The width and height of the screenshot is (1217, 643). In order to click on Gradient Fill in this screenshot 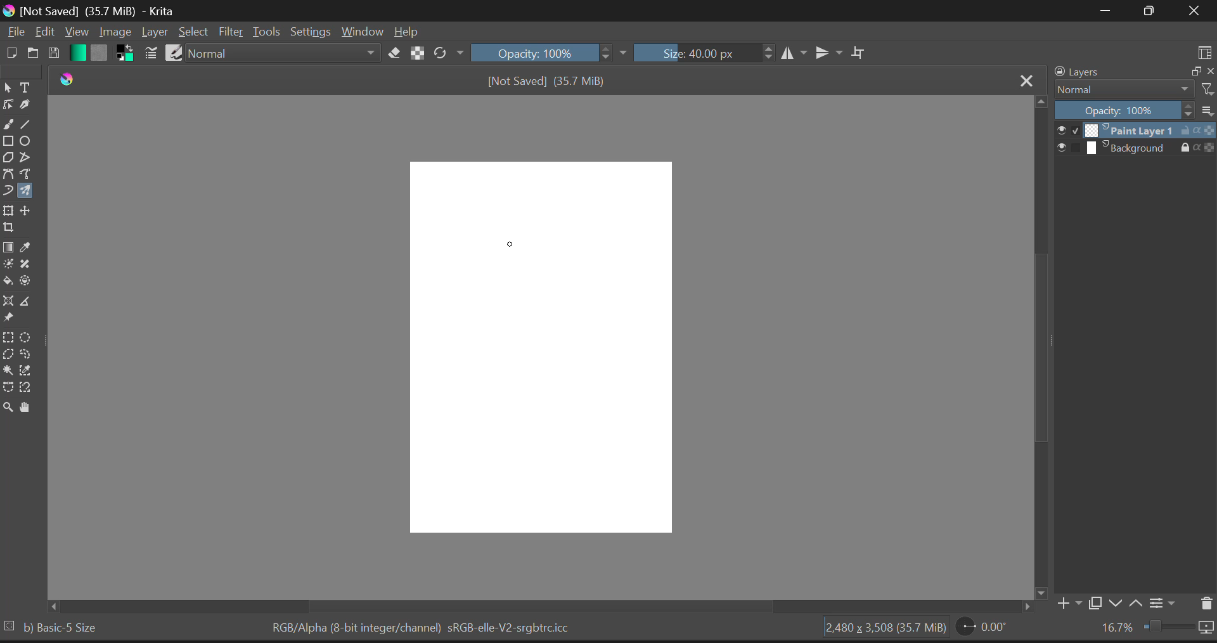, I will do `click(9, 247)`.